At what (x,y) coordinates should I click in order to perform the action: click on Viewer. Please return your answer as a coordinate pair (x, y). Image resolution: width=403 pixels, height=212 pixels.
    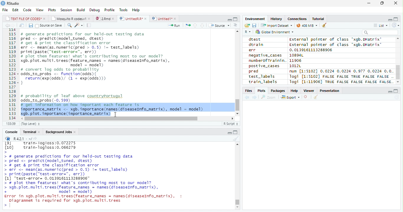
    Looking at the image, I should click on (309, 90).